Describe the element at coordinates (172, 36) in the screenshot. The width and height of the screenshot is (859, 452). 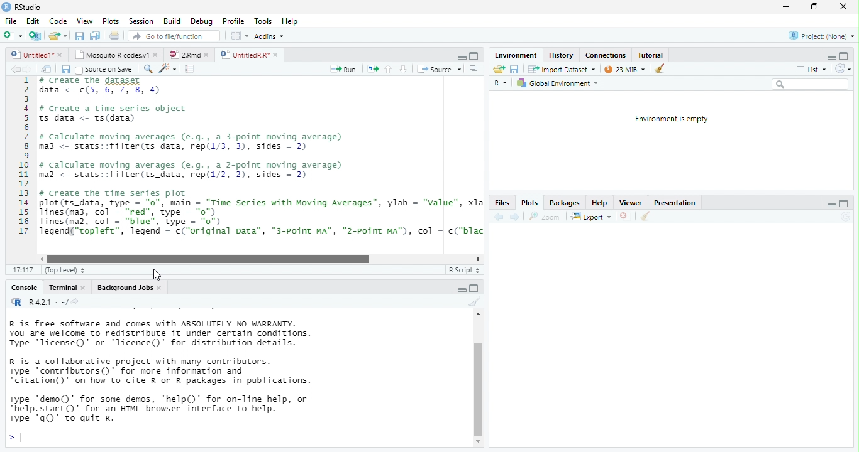
I see `Go to file/function` at that location.